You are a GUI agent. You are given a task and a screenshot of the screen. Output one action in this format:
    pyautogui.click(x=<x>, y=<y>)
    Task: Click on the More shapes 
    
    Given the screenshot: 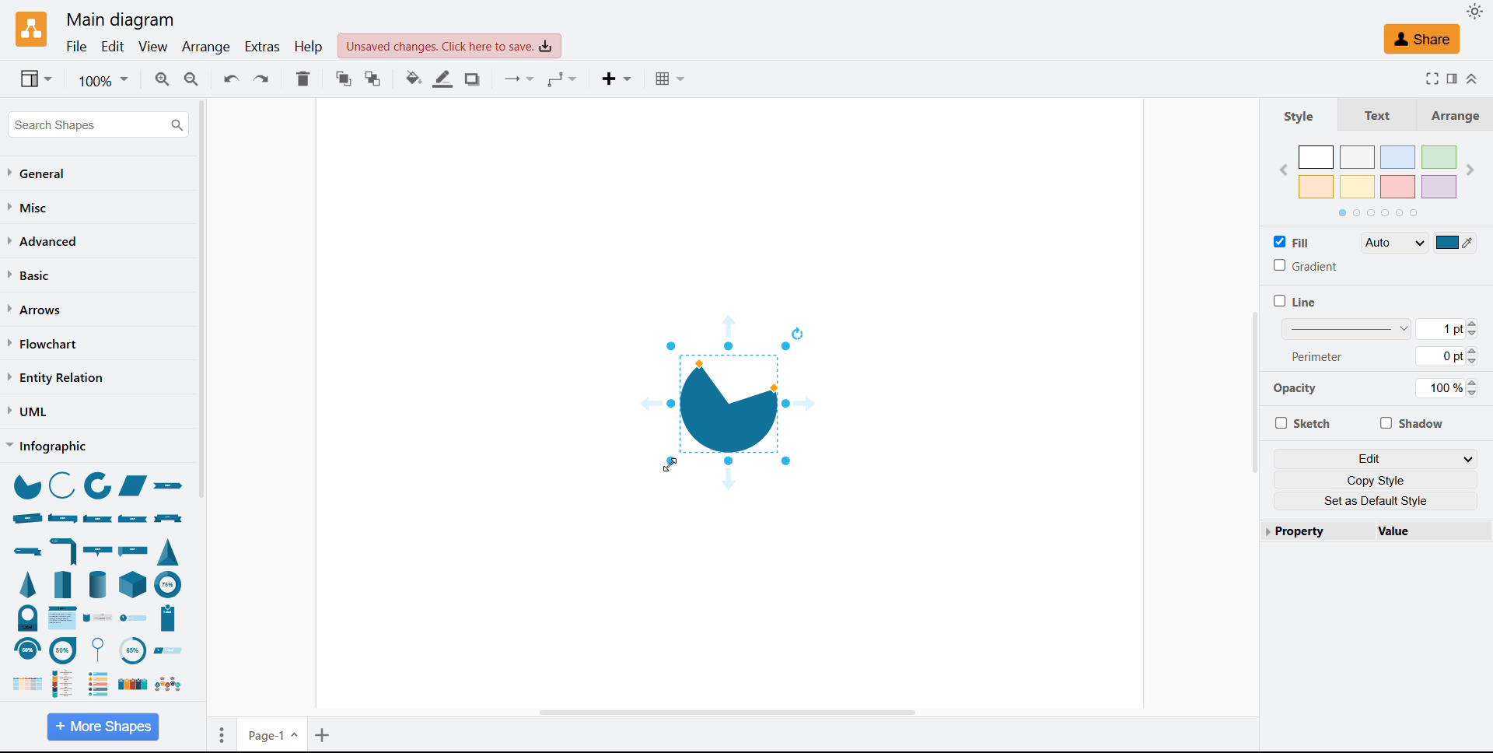 What is the action you would take?
    pyautogui.click(x=103, y=726)
    